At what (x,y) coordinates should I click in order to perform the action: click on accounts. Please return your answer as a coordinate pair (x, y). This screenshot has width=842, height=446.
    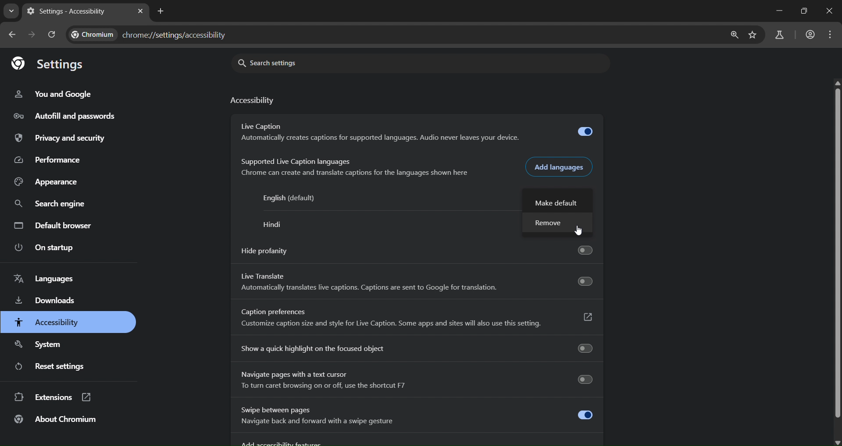
    Looking at the image, I should click on (810, 34).